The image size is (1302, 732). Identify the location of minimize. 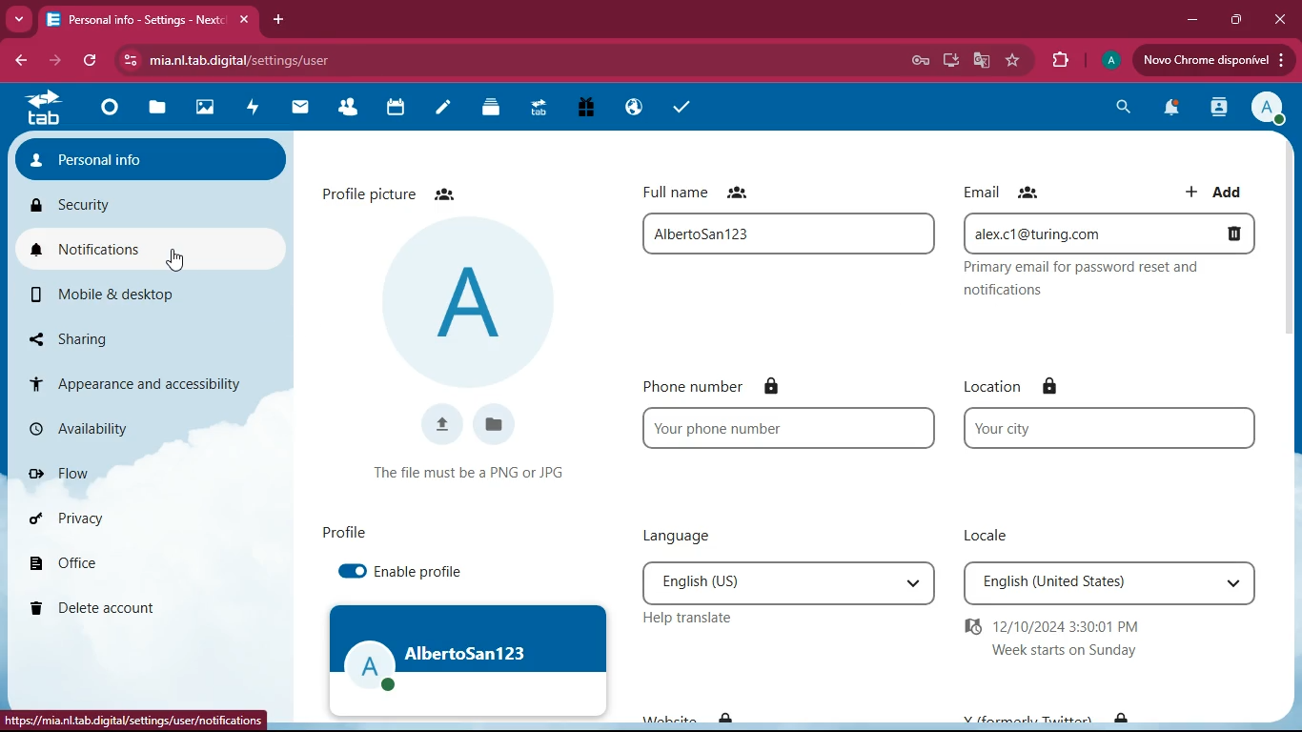
(1190, 19).